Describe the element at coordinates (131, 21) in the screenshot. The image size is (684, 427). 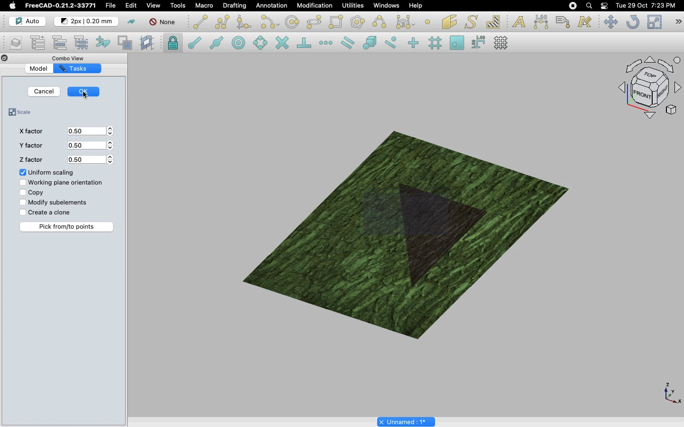
I see `Toggle construction mode` at that location.